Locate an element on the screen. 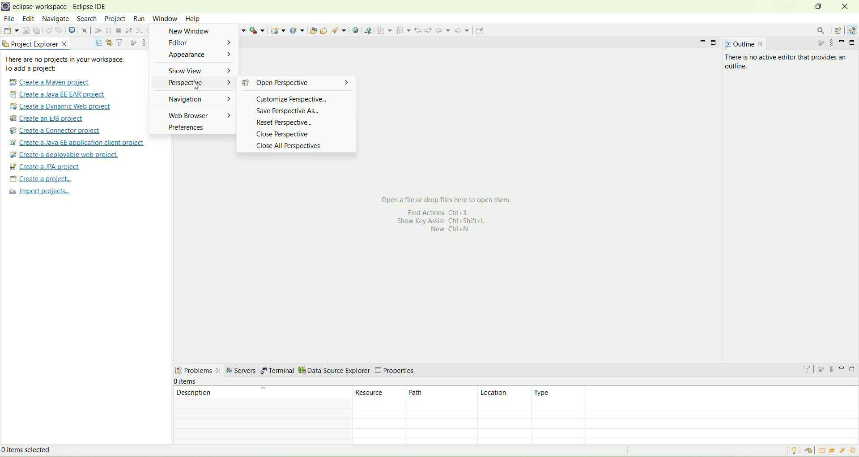 This screenshot has width=859, height=457. pin editor is located at coordinates (479, 32).